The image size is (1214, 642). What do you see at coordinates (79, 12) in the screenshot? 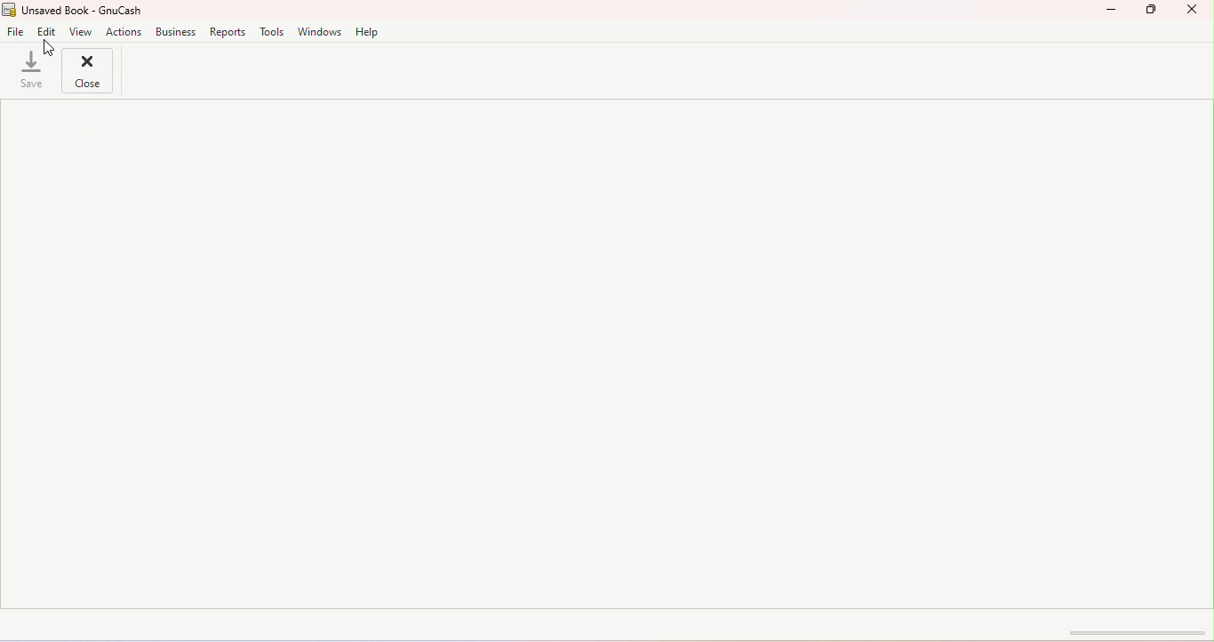
I see `File name` at bounding box center [79, 12].